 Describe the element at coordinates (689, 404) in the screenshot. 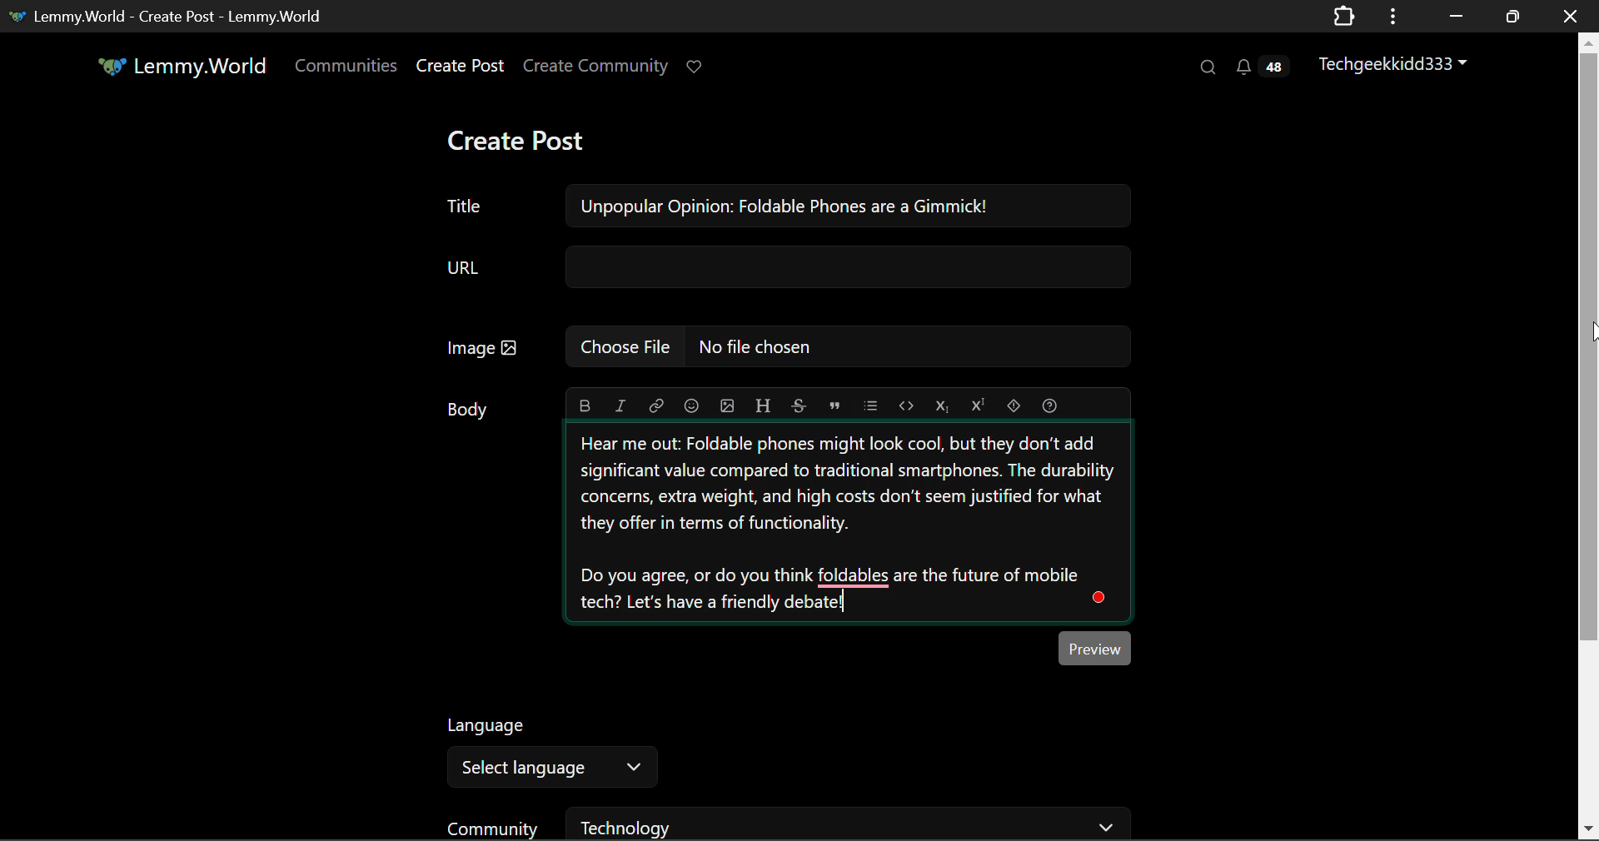

I see `emoji` at that location.